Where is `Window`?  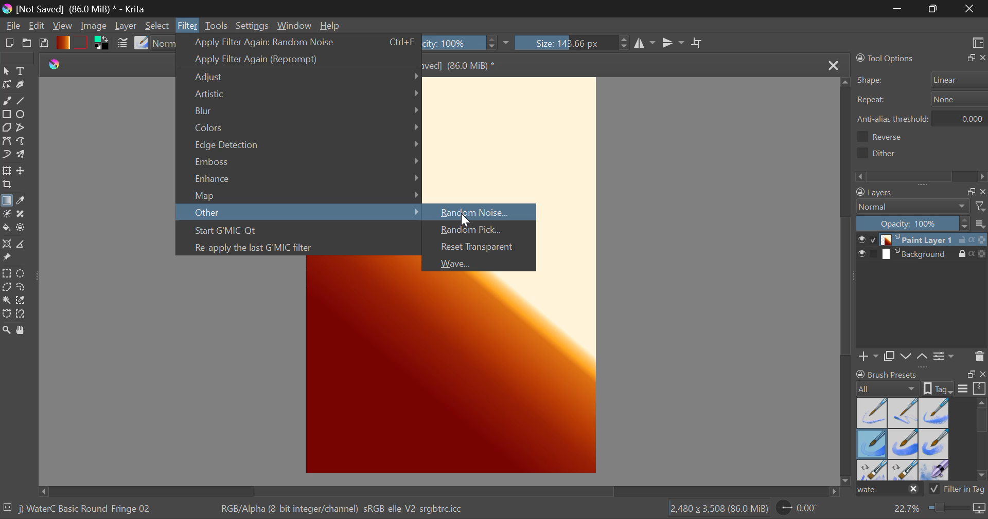
Window is located at coordinates (293, 25).